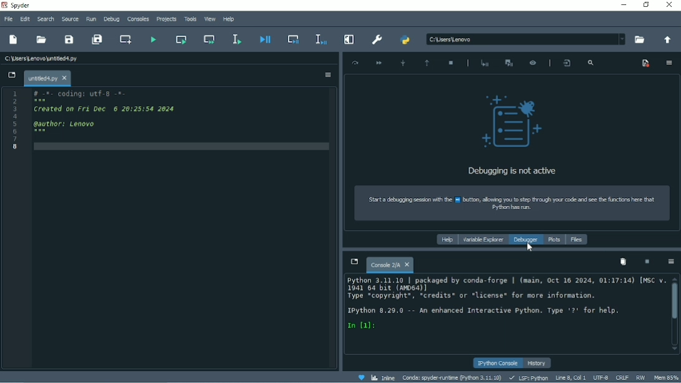 The width and height of the screenshot is (681, 383). Describe the element at coordinates (355, 62) in the screenshot. I see `Execute current line` at that location.